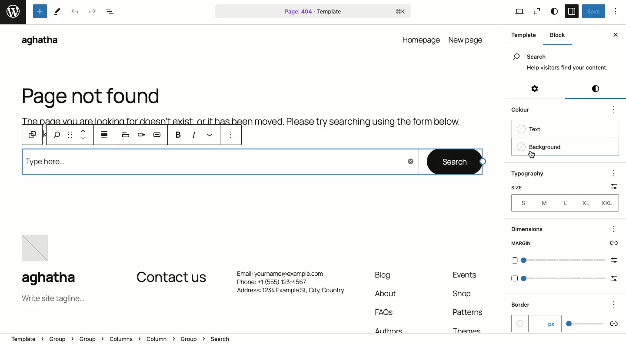 The image size is (626, 344). What do you see at coordinates (313, 340) in the screenshot?
I see `Location` at bounding box center [313, 340].